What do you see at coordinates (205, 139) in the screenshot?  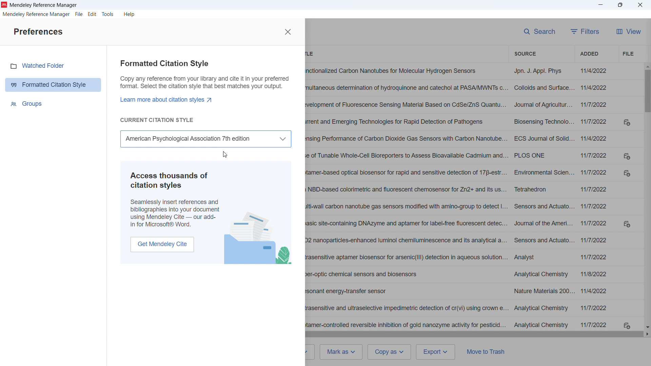 I see `american psychological association 7th edition selected as citation style` at bounding box center [205, 139].